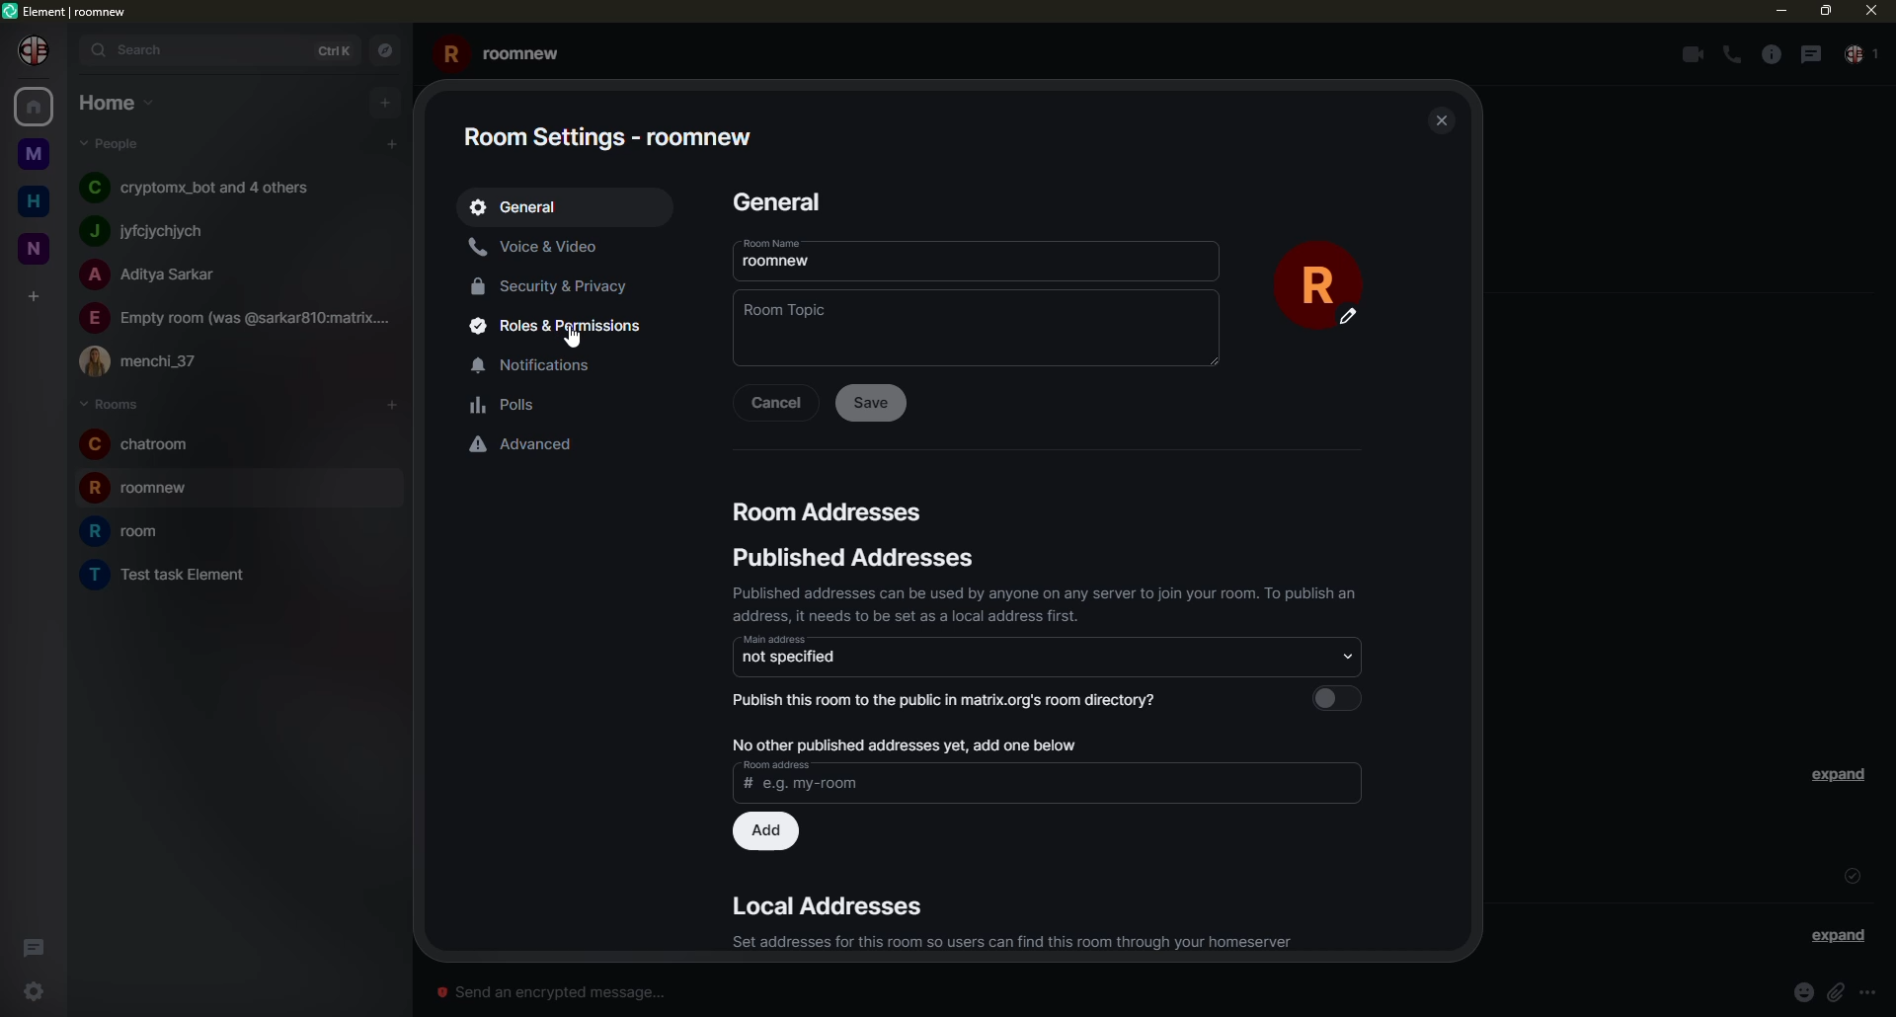 Image resolution: width=1896 pixels, height=1017 pixels. What do you see at coordinates (131, 531) in the screenshot?
I see `room` at bounding box center [131, 531].